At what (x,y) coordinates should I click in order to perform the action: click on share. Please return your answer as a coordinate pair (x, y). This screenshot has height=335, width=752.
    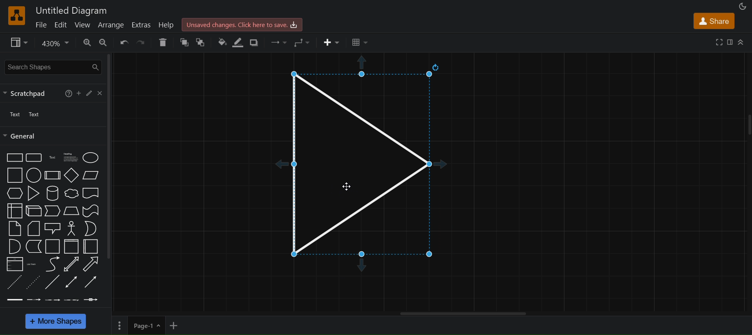
    Looking at the image, I should click on (715, 20).